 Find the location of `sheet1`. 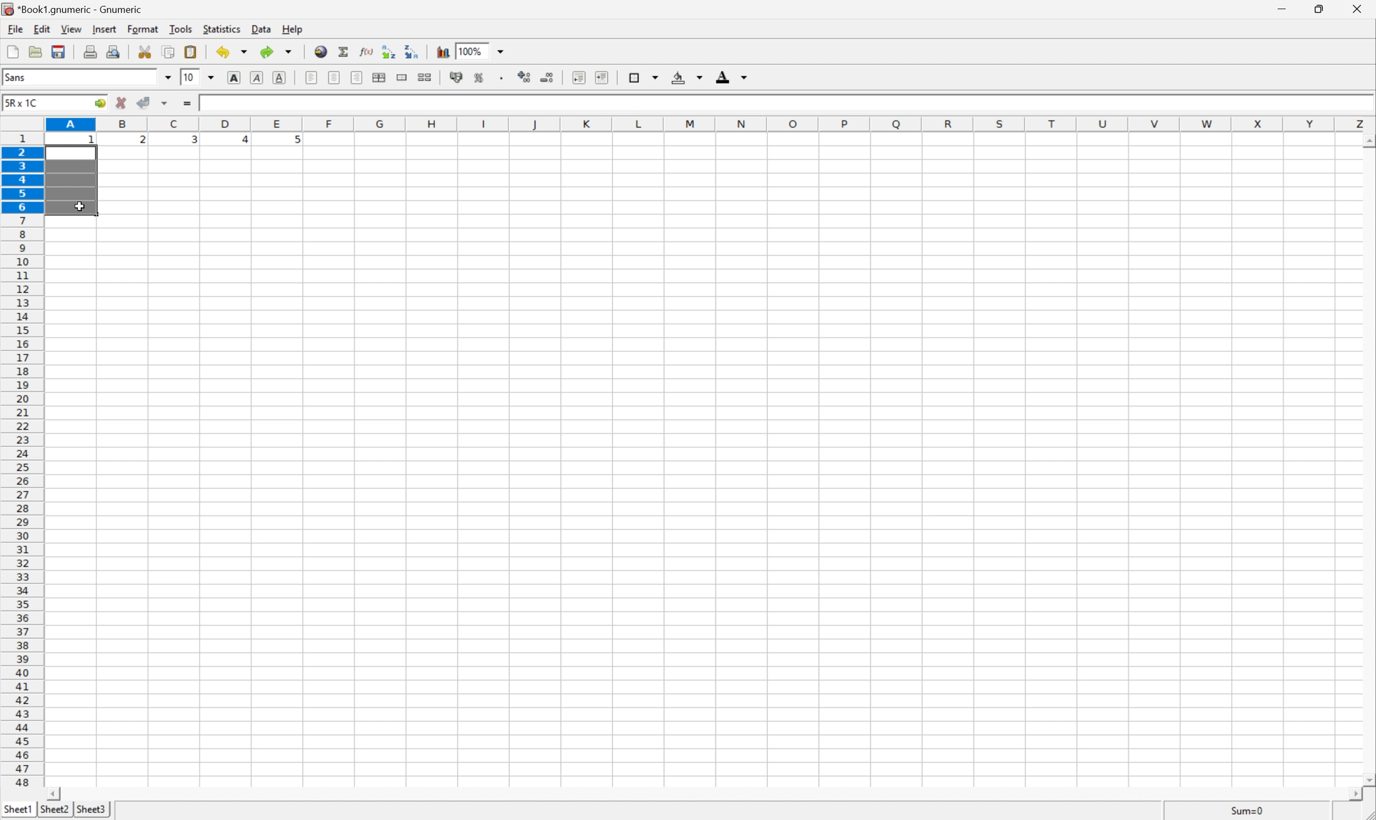

sheet1 is located at coordinates (17, 812).